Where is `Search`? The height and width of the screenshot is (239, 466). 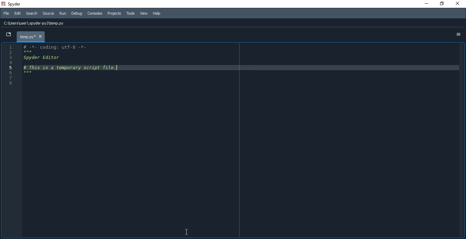 Search is located at coordinates (32, 14).